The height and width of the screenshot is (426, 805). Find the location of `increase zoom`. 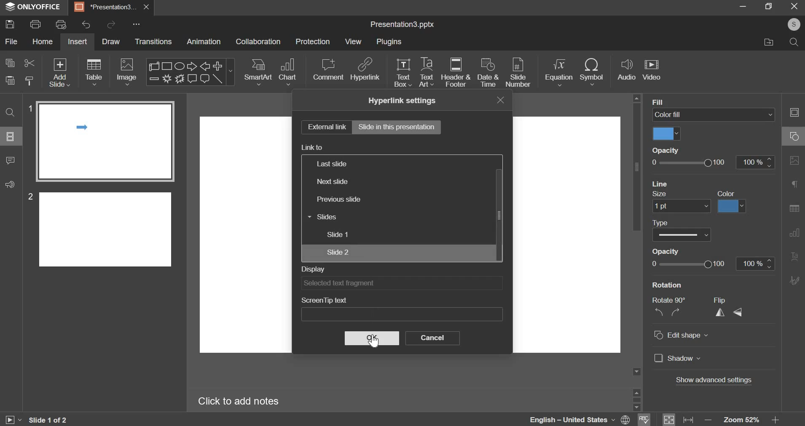

increase zoom is located at coordinates (775, 420).